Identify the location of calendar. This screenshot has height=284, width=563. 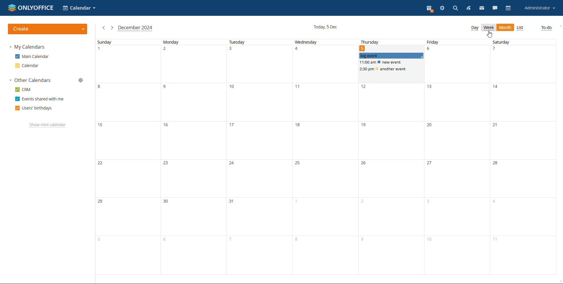
(509, 8).